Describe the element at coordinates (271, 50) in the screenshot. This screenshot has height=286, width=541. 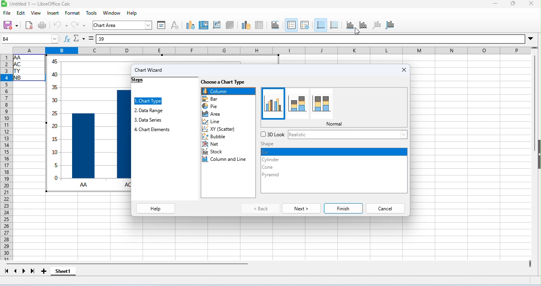
I see `column headings` at that location.